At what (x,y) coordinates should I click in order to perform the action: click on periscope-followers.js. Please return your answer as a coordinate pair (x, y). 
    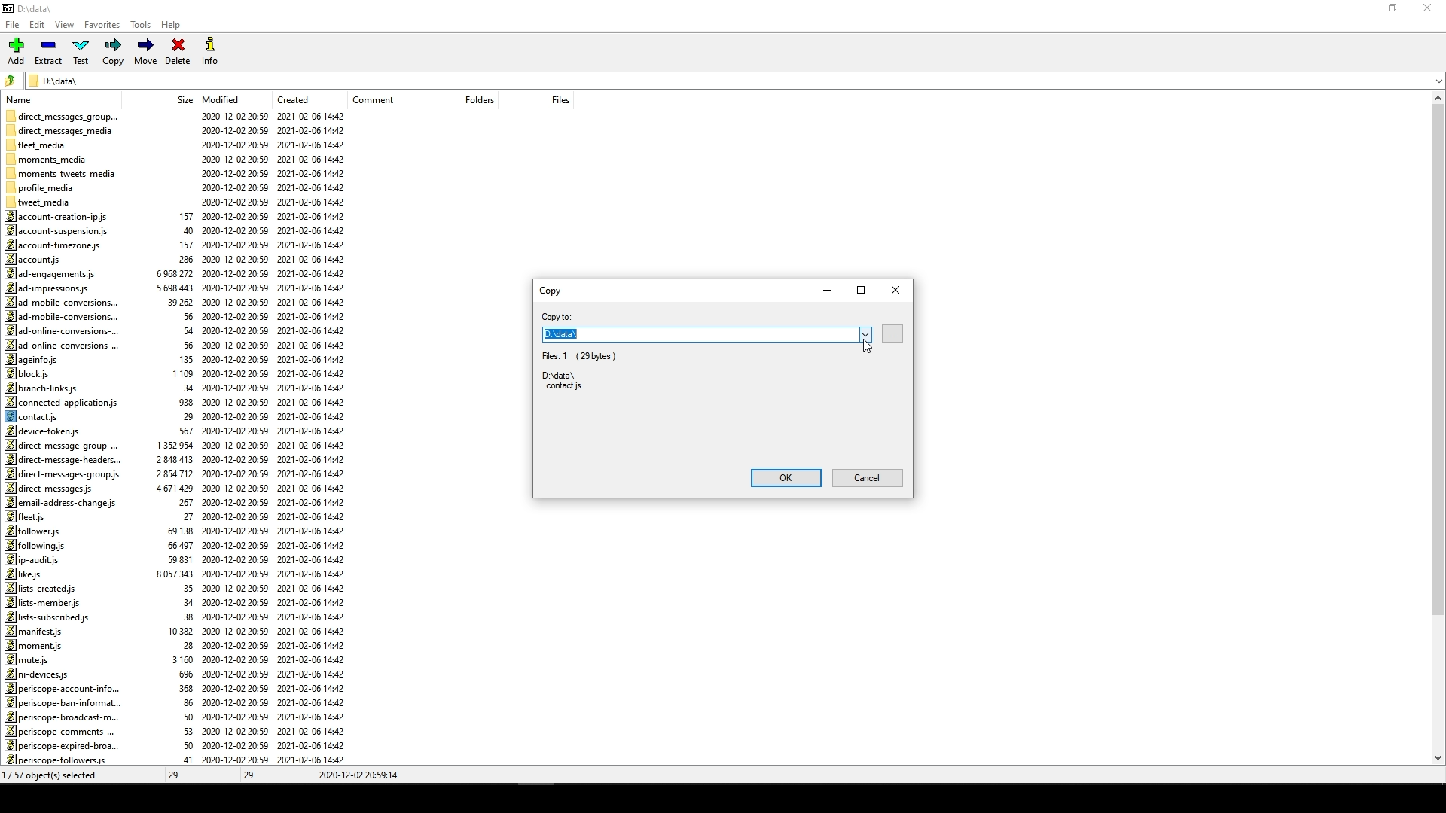
    Looking at the image, I should click on (58, 760).